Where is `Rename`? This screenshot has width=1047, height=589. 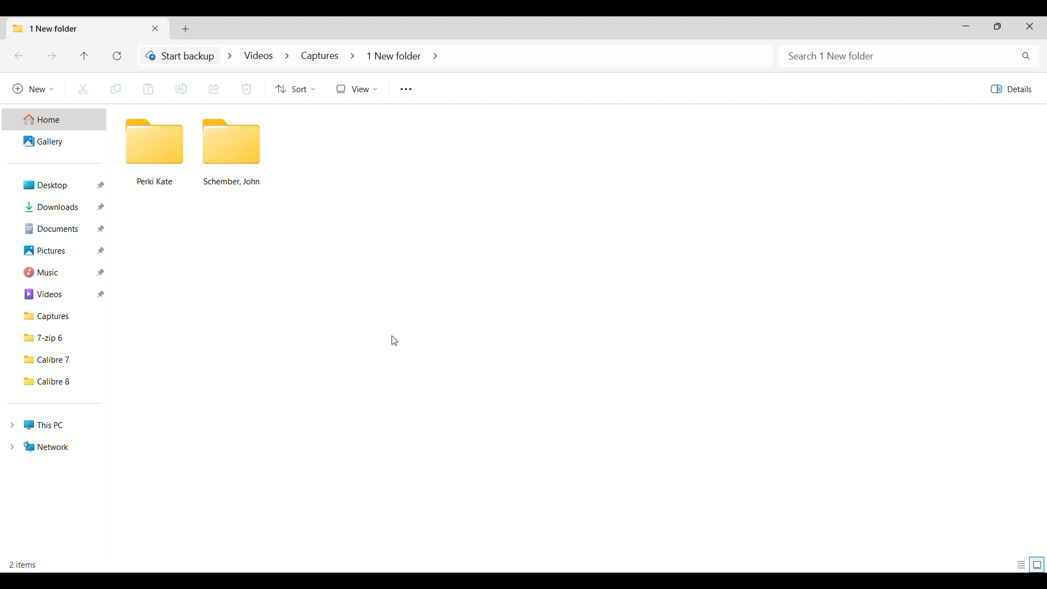 Rename is located at coordinates (180, 89).